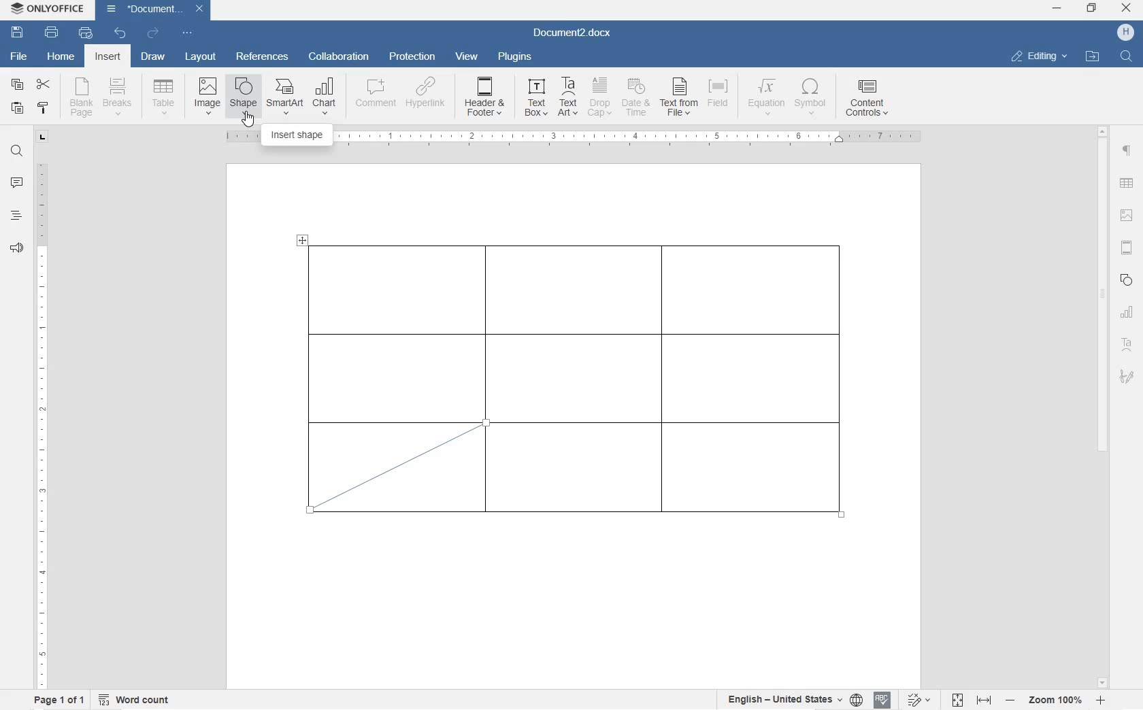 The width and height of the screenshot is (1143, 710). What do you see at coordinates (248, 122) in the screenshot?
I see `cursor` at bounding box center [248, 122].